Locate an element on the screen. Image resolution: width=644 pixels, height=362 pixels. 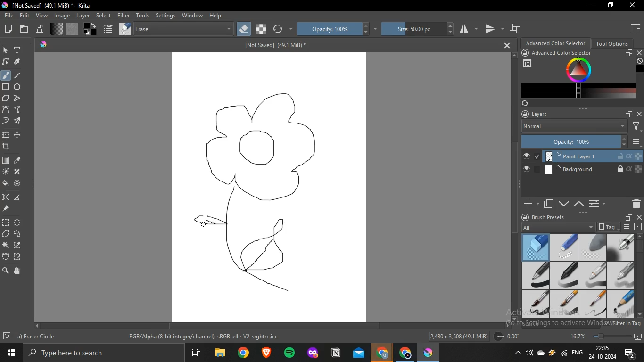
basic 5 opacity is located at coordinates (563, 304).